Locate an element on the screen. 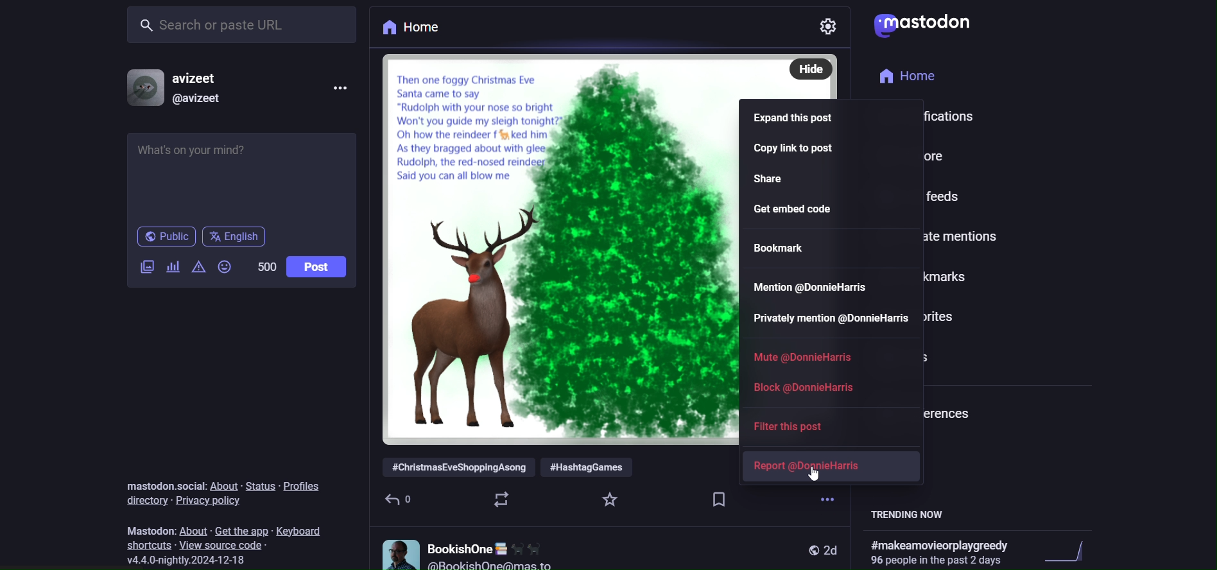 This screenshot has height=570, width=1217. lists is located at coordinates (920, 354).